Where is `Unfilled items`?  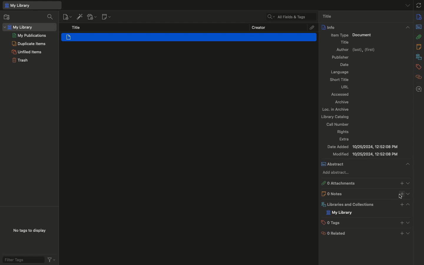 Unfilled items is located at coordinates (26, 52).